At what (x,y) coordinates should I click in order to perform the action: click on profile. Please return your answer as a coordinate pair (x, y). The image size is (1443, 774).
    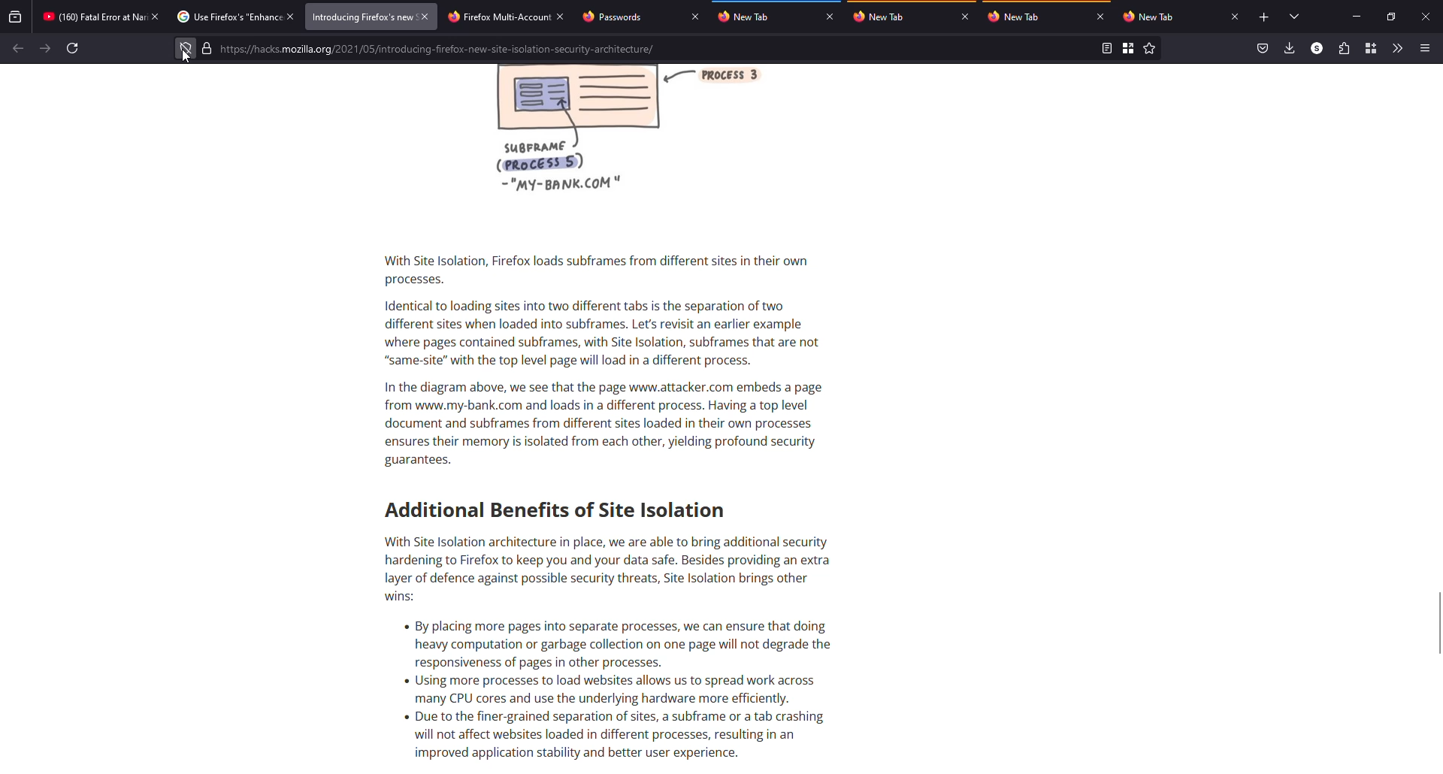
    Looking at the image, I should click on (1316, 47).